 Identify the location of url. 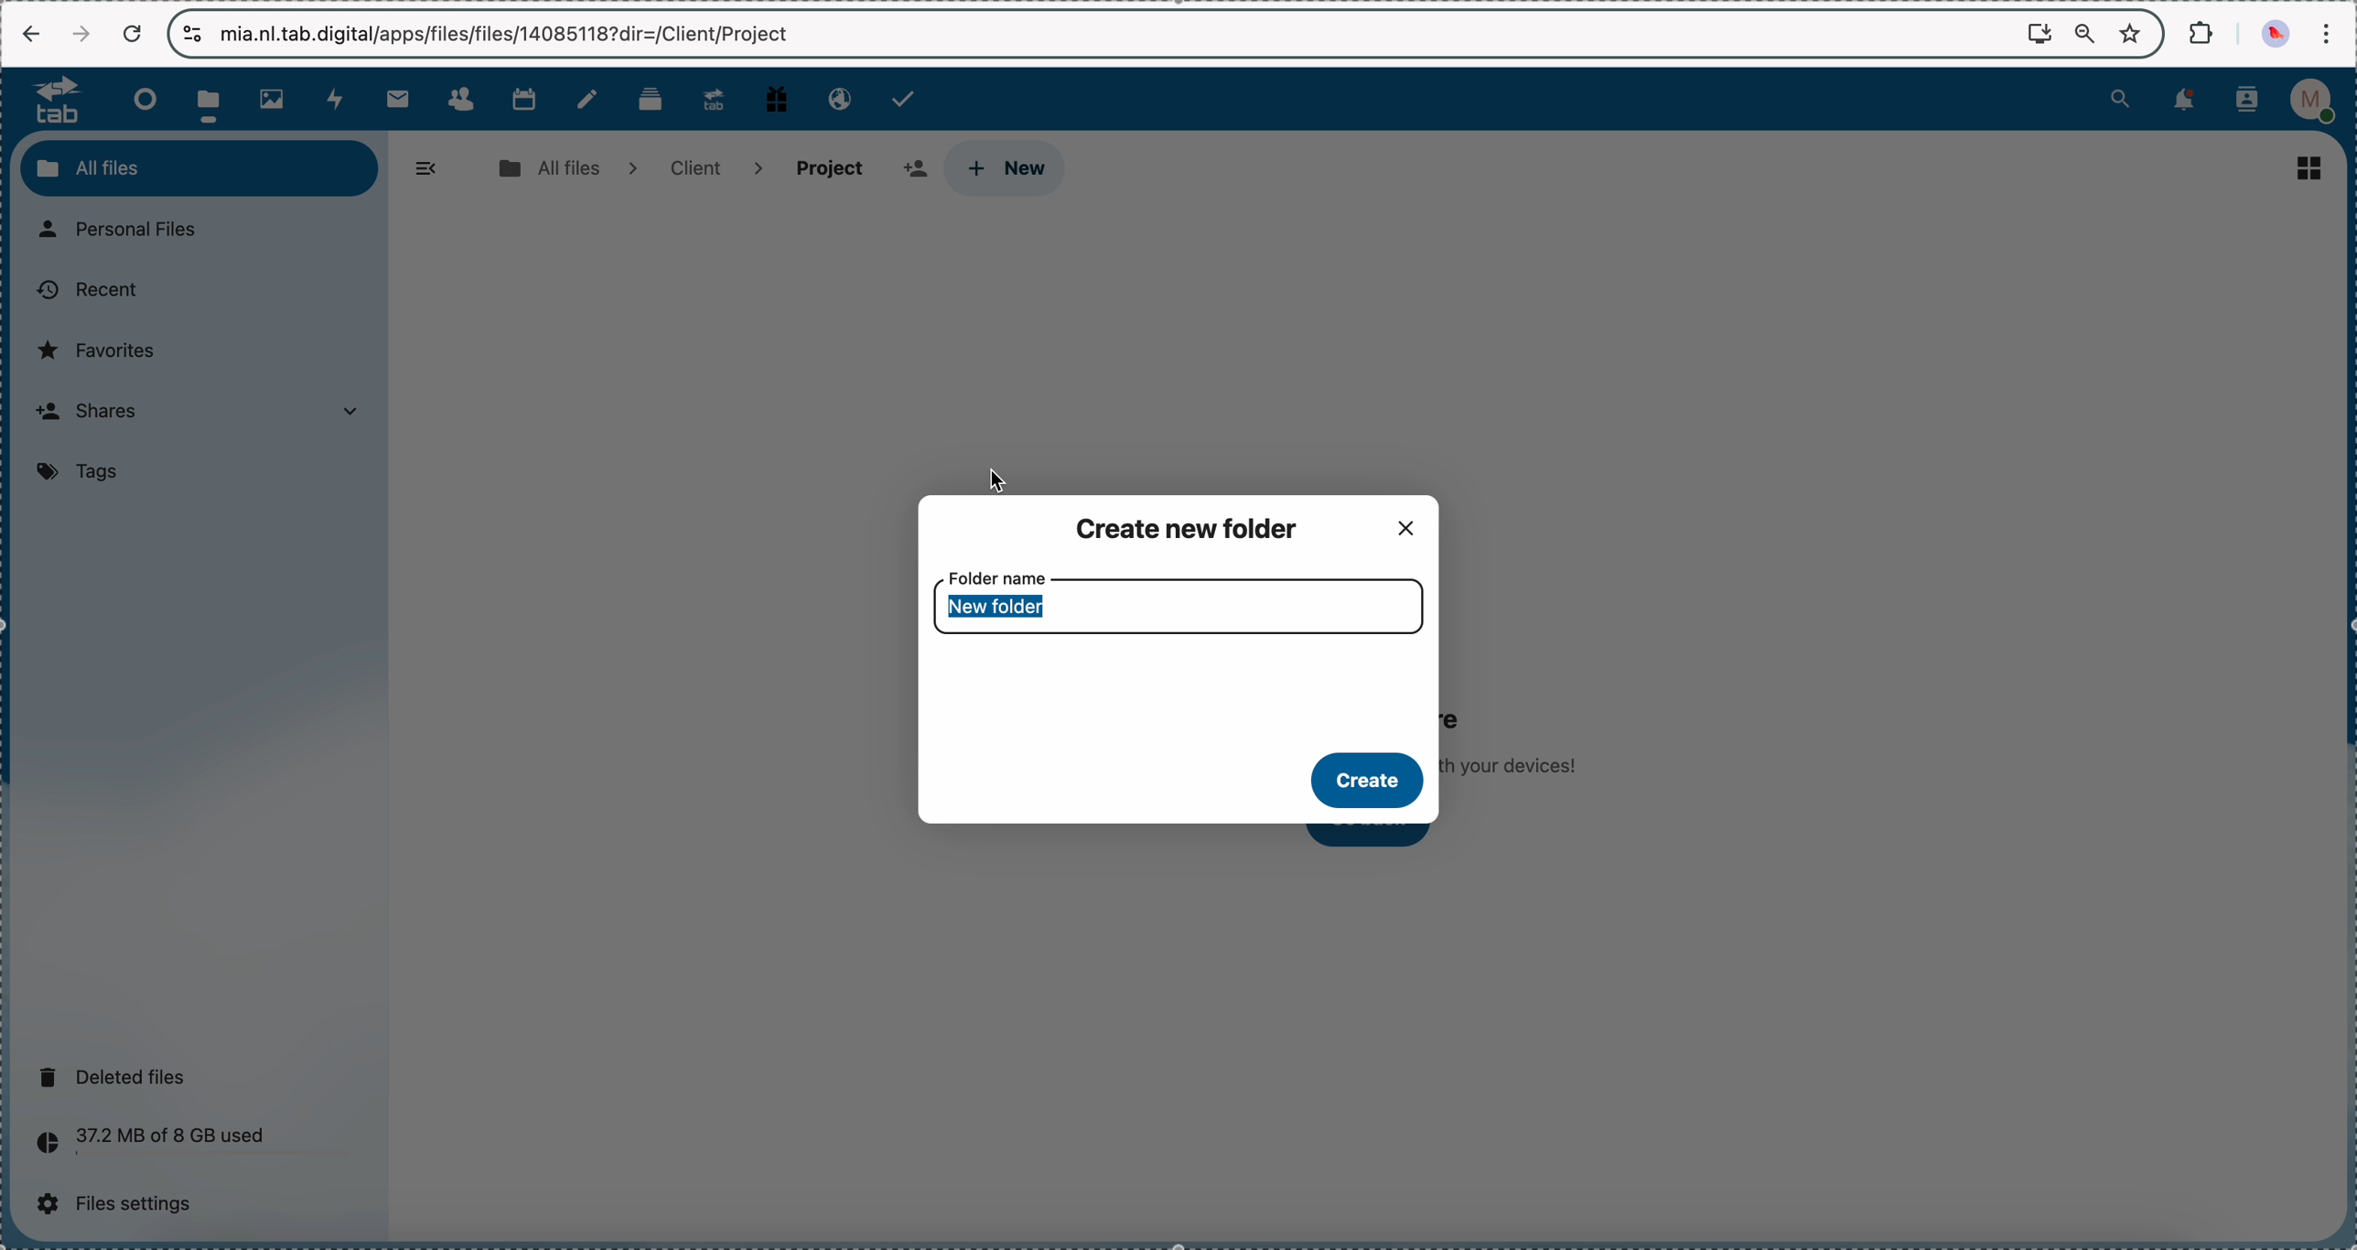
(508, 34).